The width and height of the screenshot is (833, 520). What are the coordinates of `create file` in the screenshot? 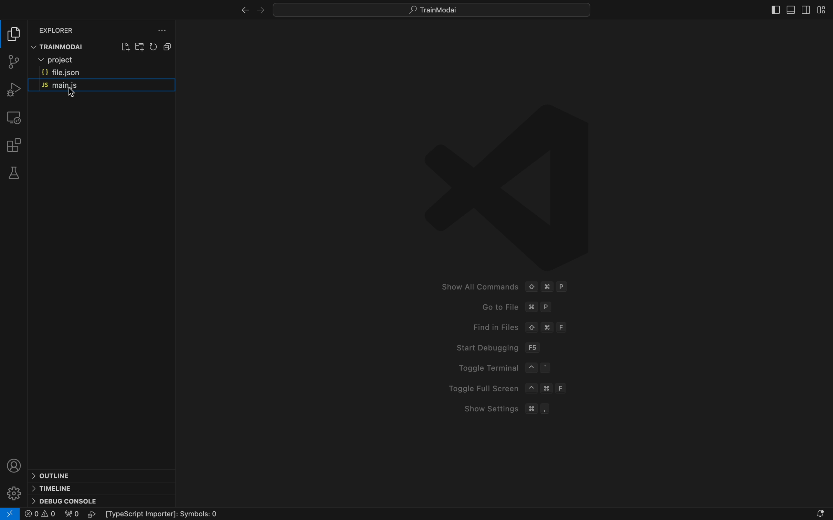 It's located at (125, 47).